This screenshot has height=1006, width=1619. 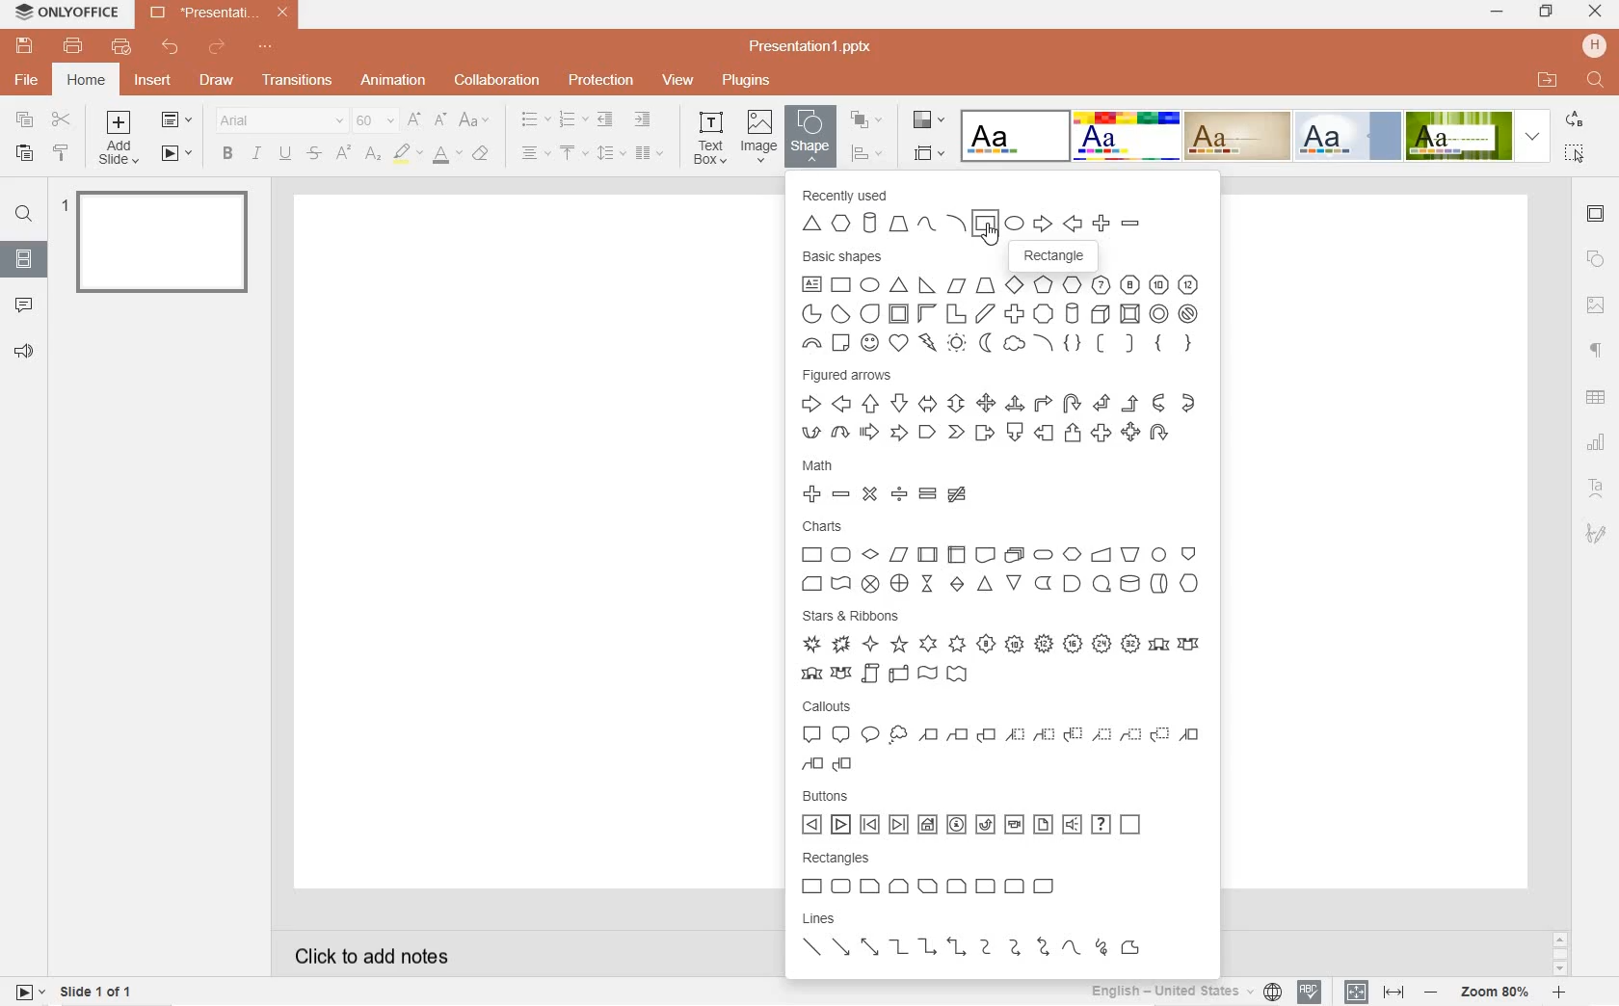 What do you see at coordinates (899, 495) in the screenshot?
I see `Divide` at bounding box center [899, 495].